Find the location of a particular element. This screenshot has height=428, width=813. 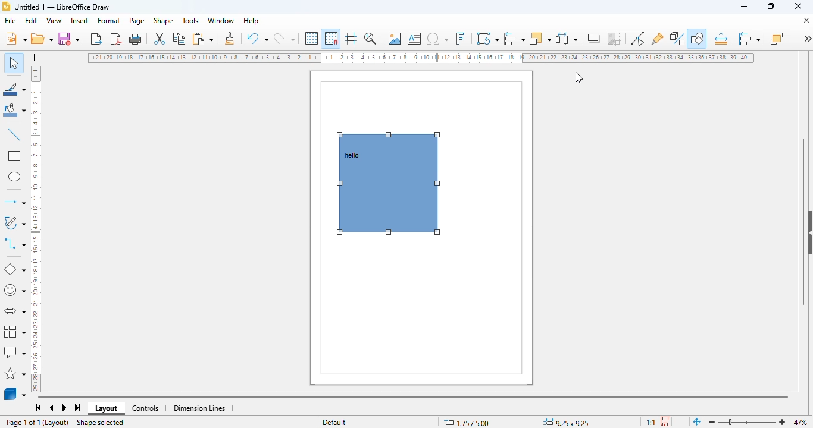

scroll to next sheet is located at coordinates (65, 408).